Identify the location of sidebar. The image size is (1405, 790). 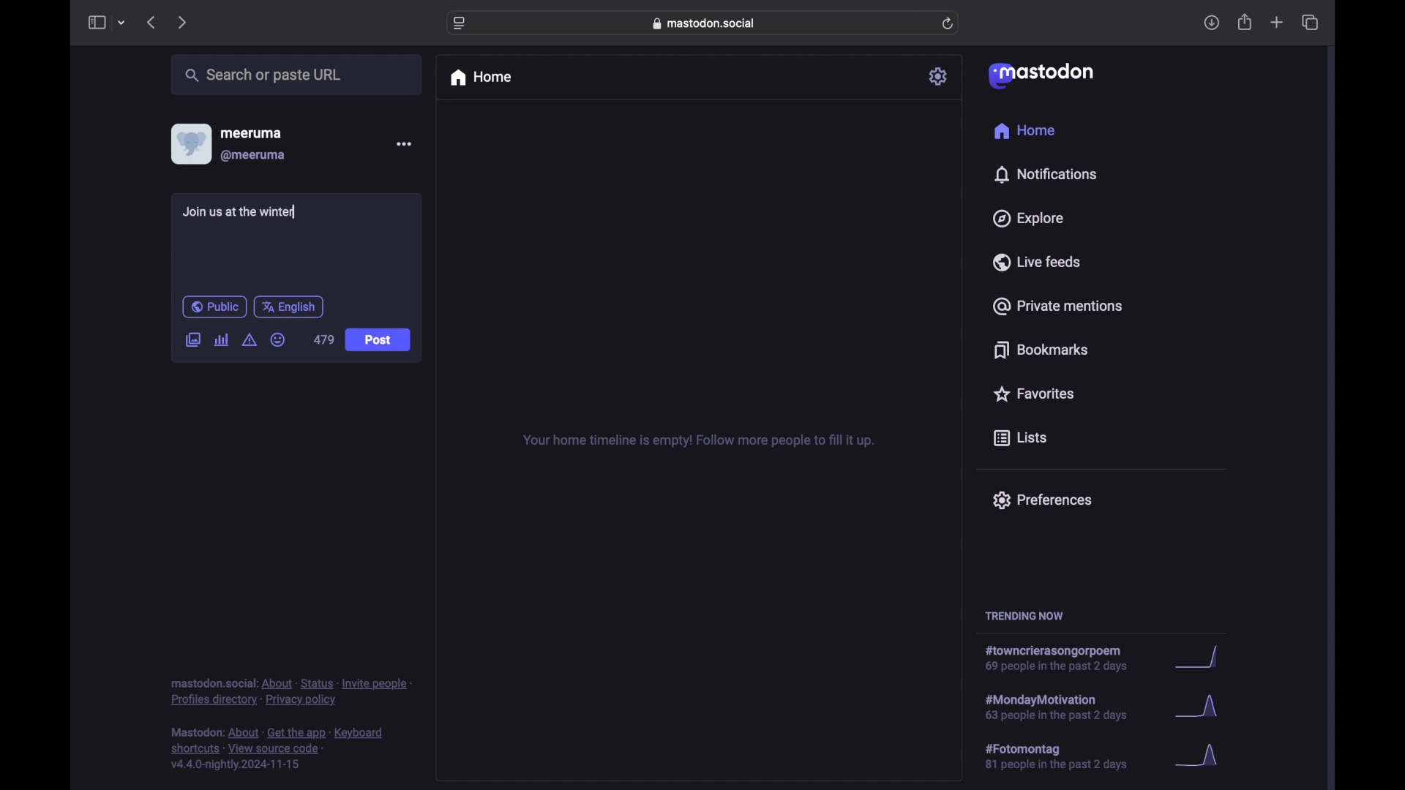
(96, 22).